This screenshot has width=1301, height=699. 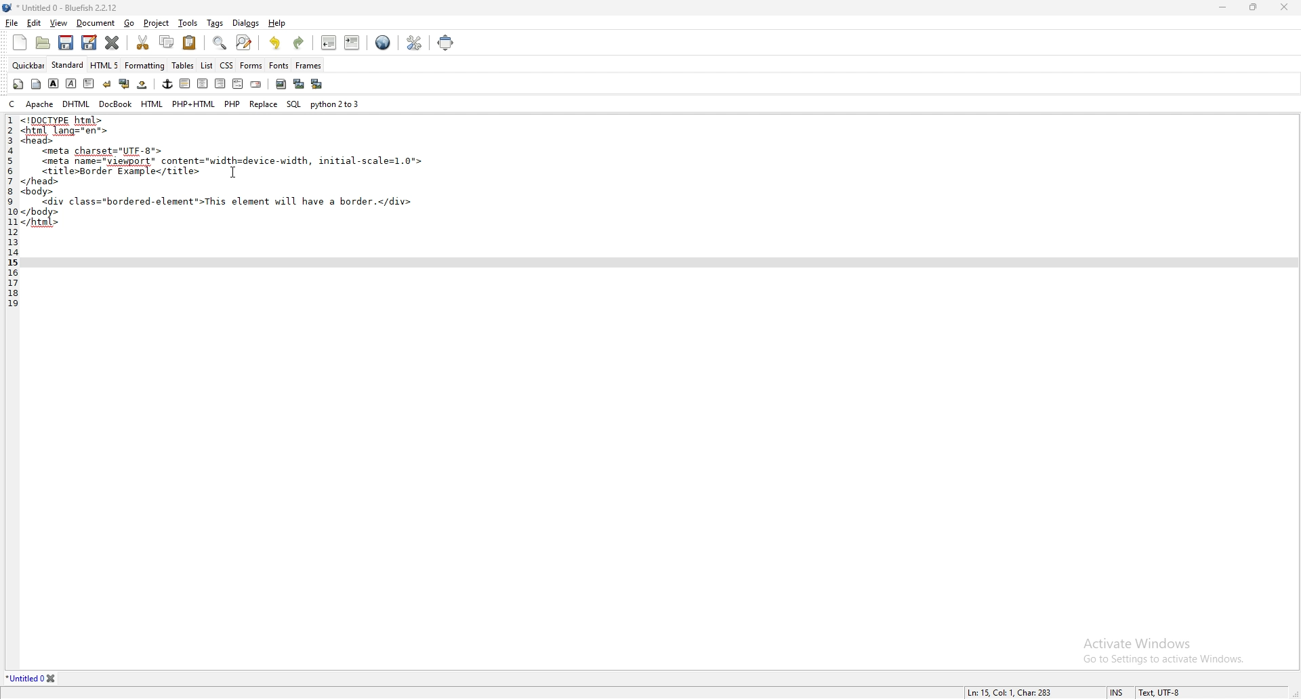 What do you see at coordinates (336, 103) in the screenshot?
I see `python 2 to 3` at bounding box center [336, 103].